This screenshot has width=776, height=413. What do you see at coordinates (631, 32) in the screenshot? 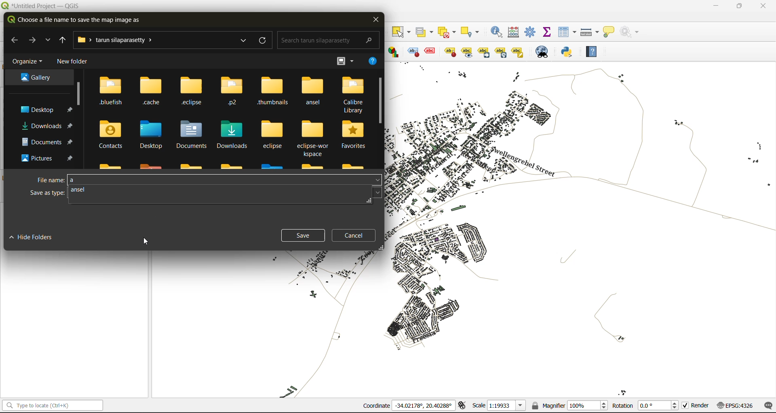
I see `no action` at bounding box center [631, 32].